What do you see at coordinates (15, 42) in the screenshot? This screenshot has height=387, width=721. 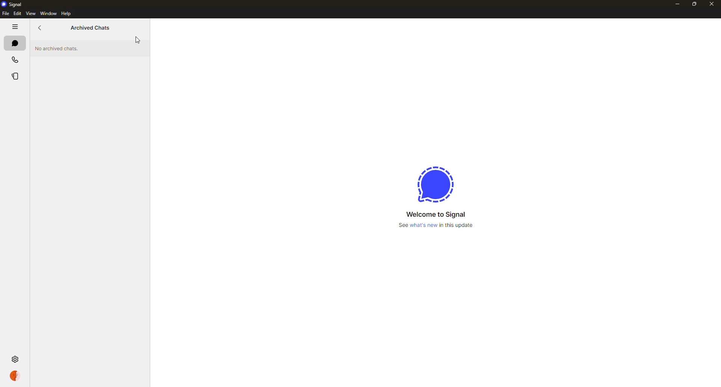 I see `chats` at bounding box center [15, 42].